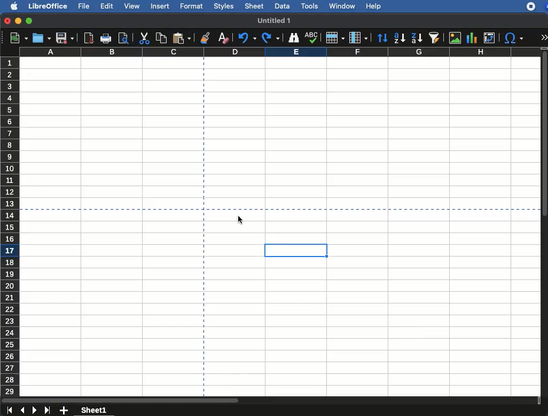  I want to click on special character, so click(514, 38).